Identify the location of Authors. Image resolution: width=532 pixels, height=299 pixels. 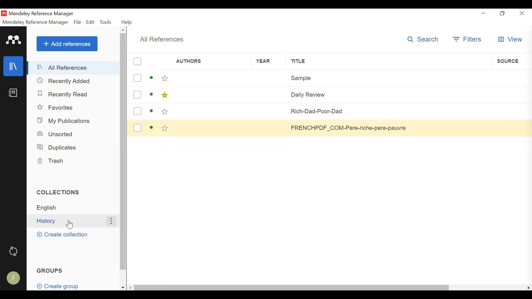
(203, 62).